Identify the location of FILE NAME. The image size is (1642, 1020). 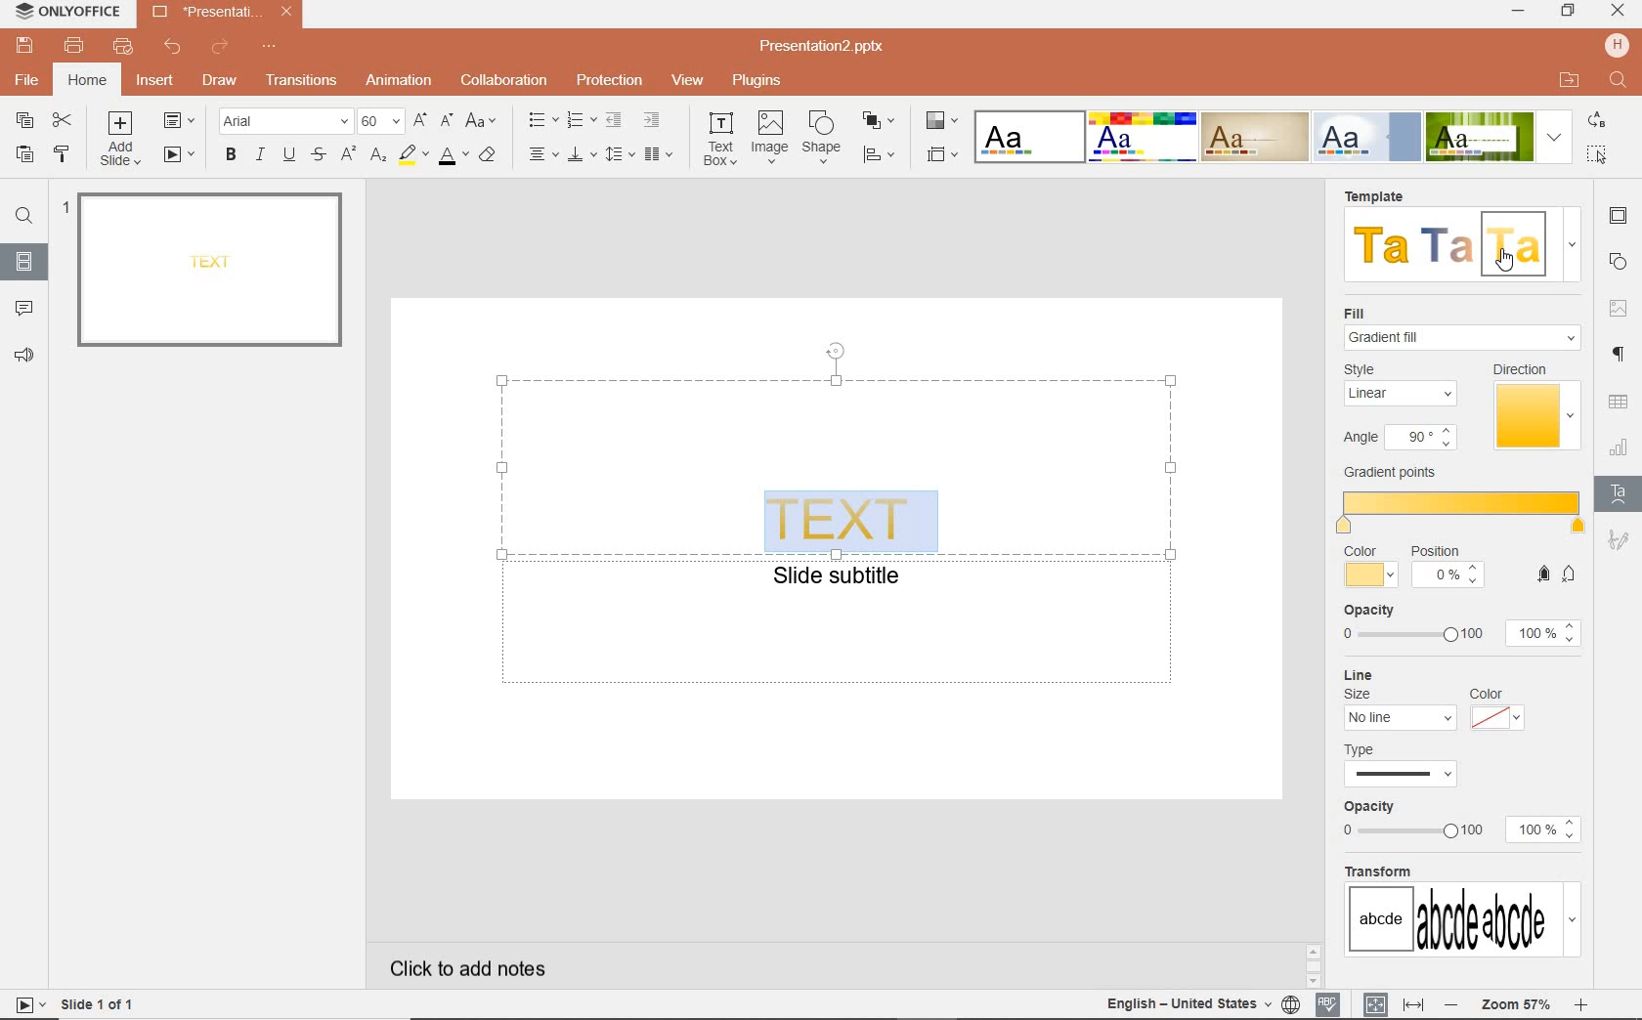
(828, 46).